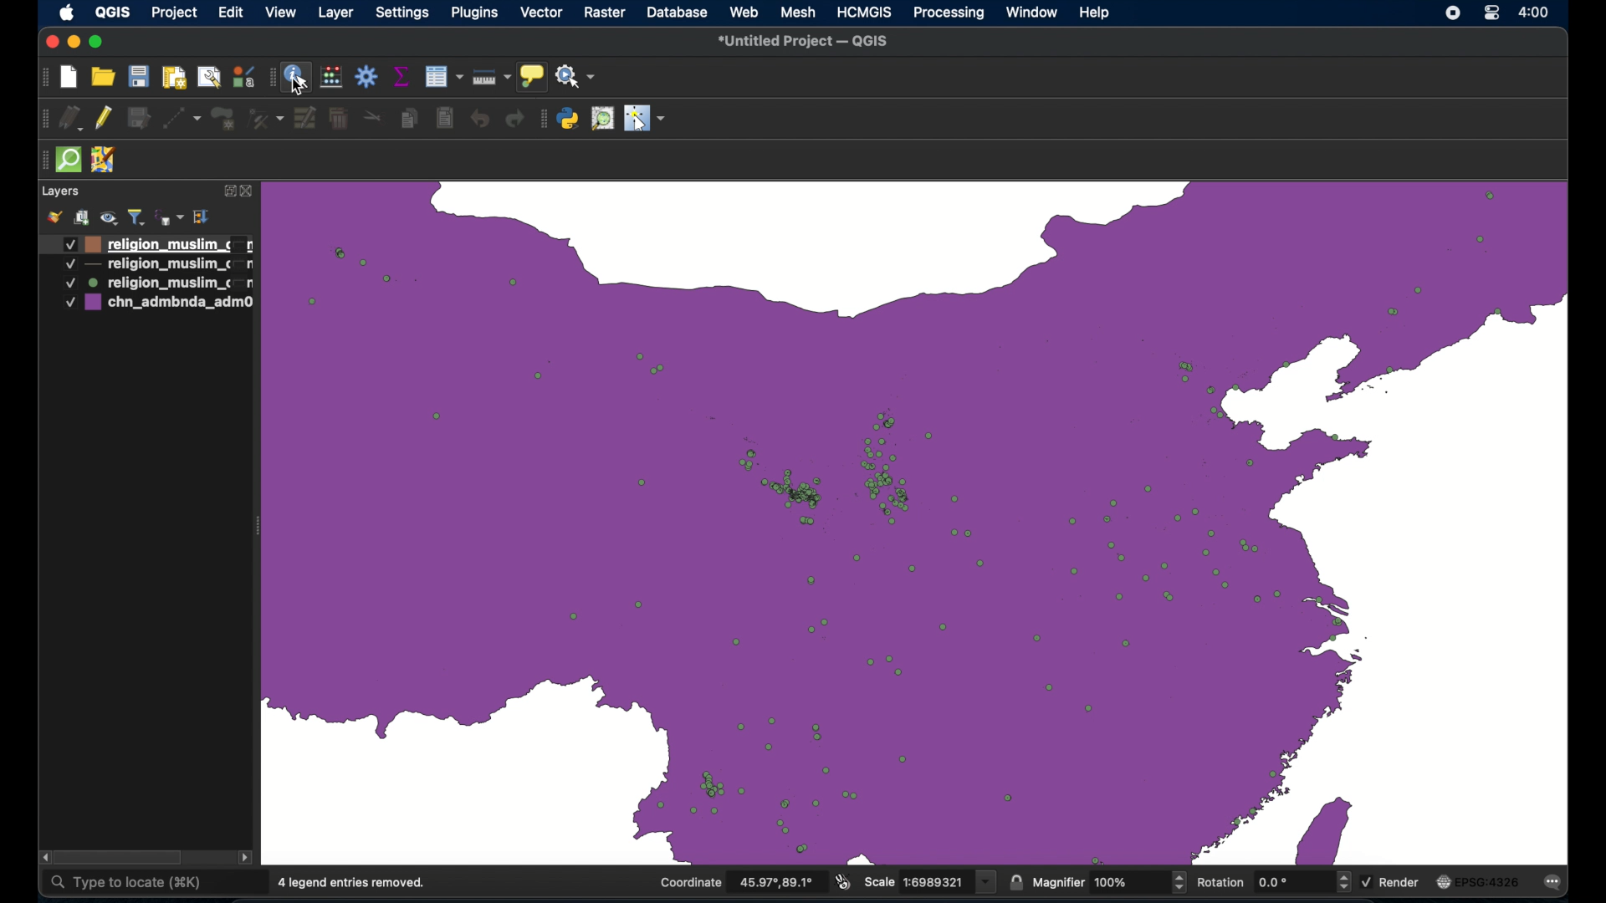 This screenshot has width=1606, height=903. Describe the element at coordinates (802, 43) in the screenshot. I see `untitled project - QGIS` at that location.